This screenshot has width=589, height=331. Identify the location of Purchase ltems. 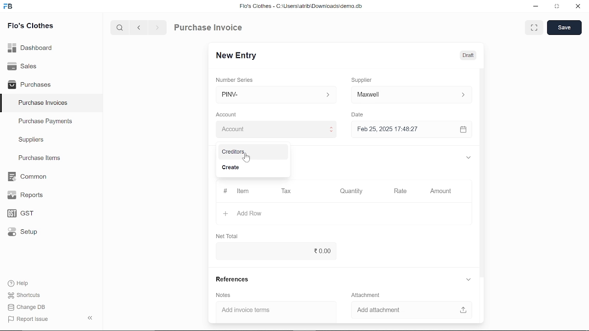
(38, 159).